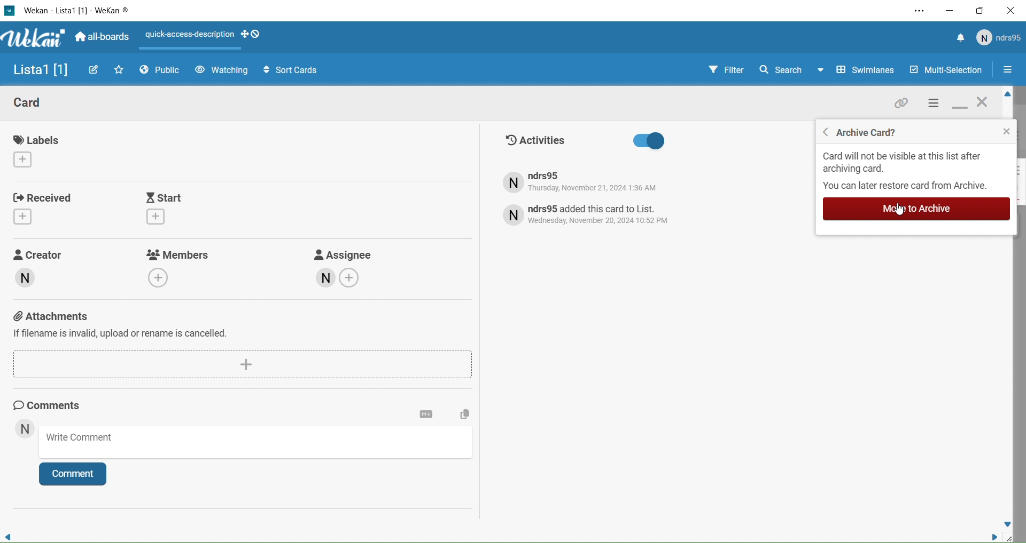  I want to click on Move to archived, so click(907, 210).